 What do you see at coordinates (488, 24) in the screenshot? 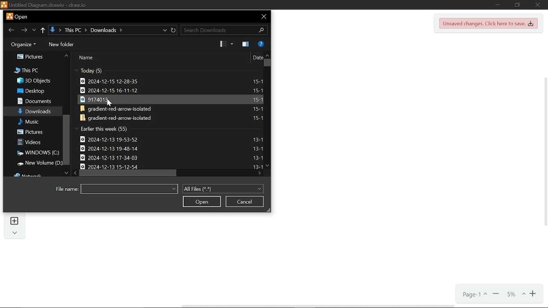
I see `UNsaved changes. Click here to save` at bounding box center [488, 24].